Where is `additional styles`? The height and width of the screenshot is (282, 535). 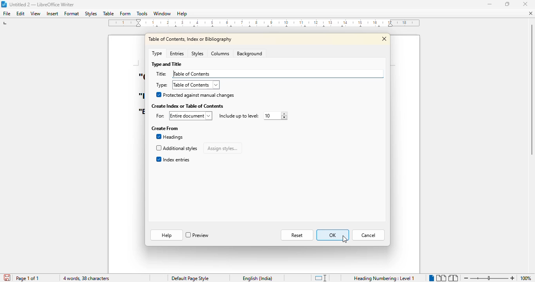
additional styles is located at coordinates (176, 148).